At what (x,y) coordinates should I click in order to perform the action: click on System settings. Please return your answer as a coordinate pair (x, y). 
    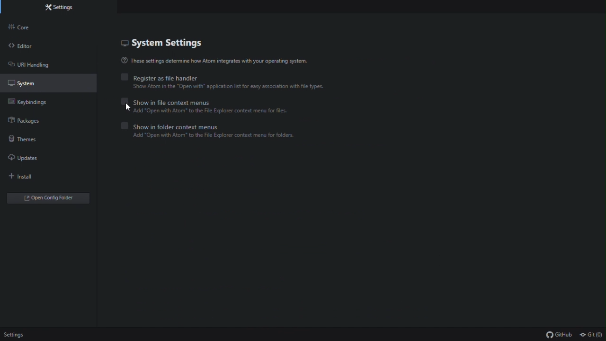
    Looking at the image, I should click on (177, 45).